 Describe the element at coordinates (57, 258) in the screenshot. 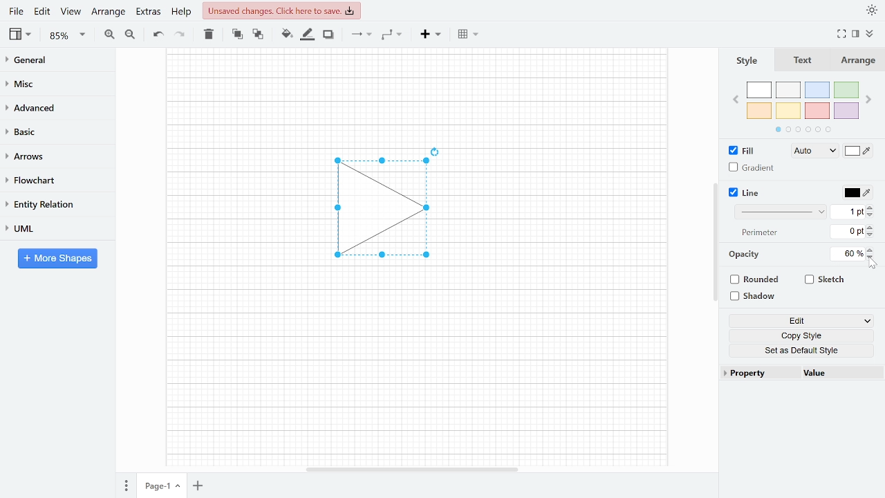

I see `More shapes` at that location.